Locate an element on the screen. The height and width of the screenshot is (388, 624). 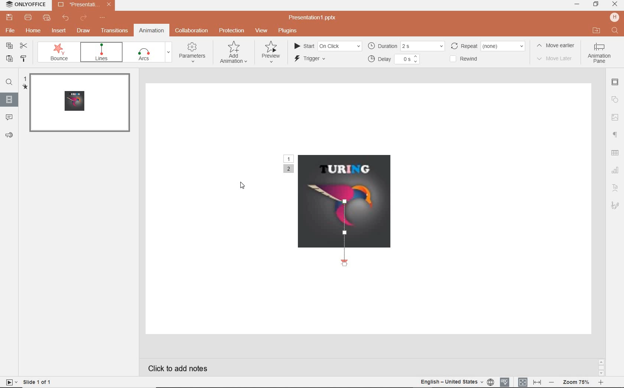
cursor is located at coordinates (243, 186).